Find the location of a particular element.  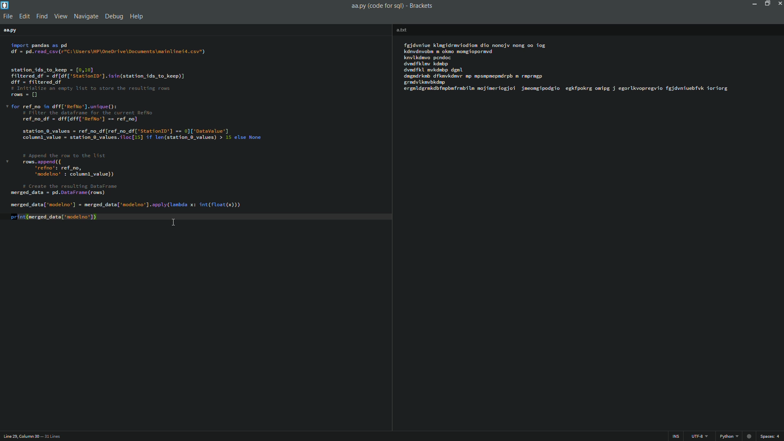

file encoding is located at coordinates (697, 436).